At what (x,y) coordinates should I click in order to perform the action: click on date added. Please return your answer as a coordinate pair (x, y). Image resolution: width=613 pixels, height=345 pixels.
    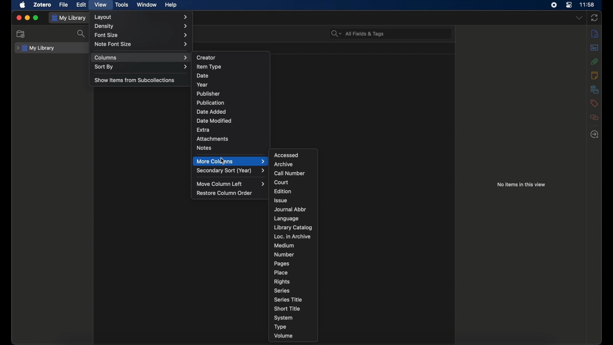
    Looking at the image, I should click on (212, 112).